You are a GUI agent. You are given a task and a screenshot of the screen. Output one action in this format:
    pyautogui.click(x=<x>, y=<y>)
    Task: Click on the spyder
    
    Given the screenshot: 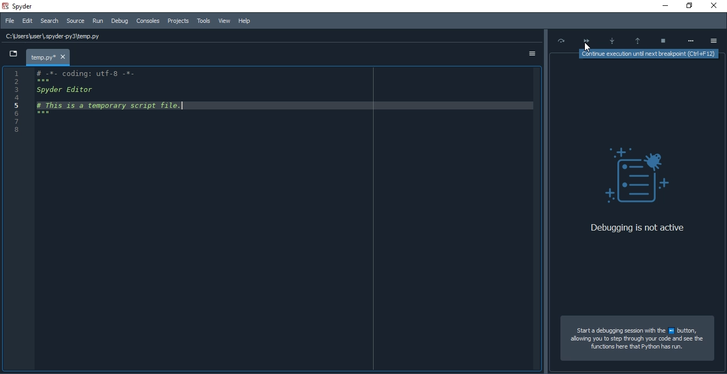 What is the action you would take?
    pyautogui.click(x=28, y=5)
    